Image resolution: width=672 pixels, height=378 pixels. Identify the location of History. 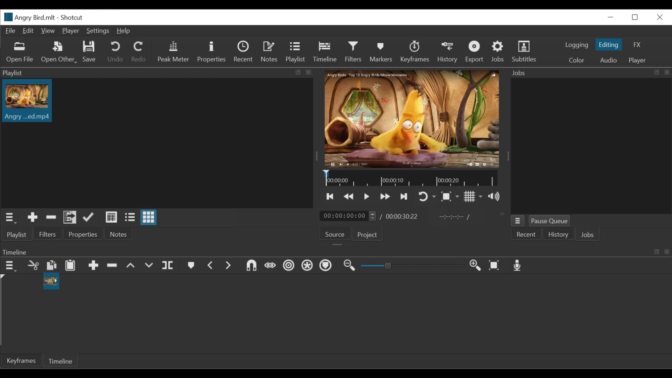
(557, 234).